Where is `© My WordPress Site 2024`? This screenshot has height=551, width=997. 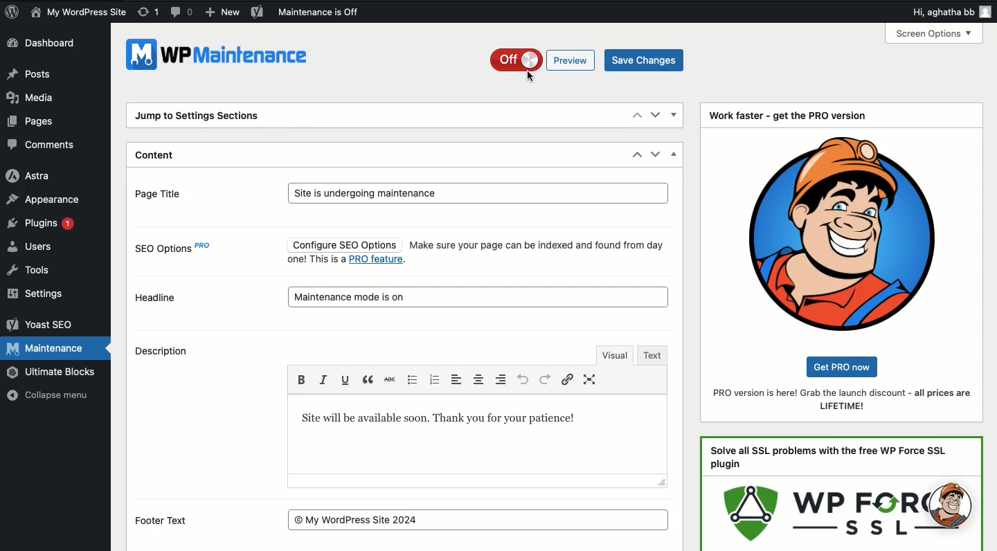
© My WordPress Site 2024 is located at coordinates (479, 519).